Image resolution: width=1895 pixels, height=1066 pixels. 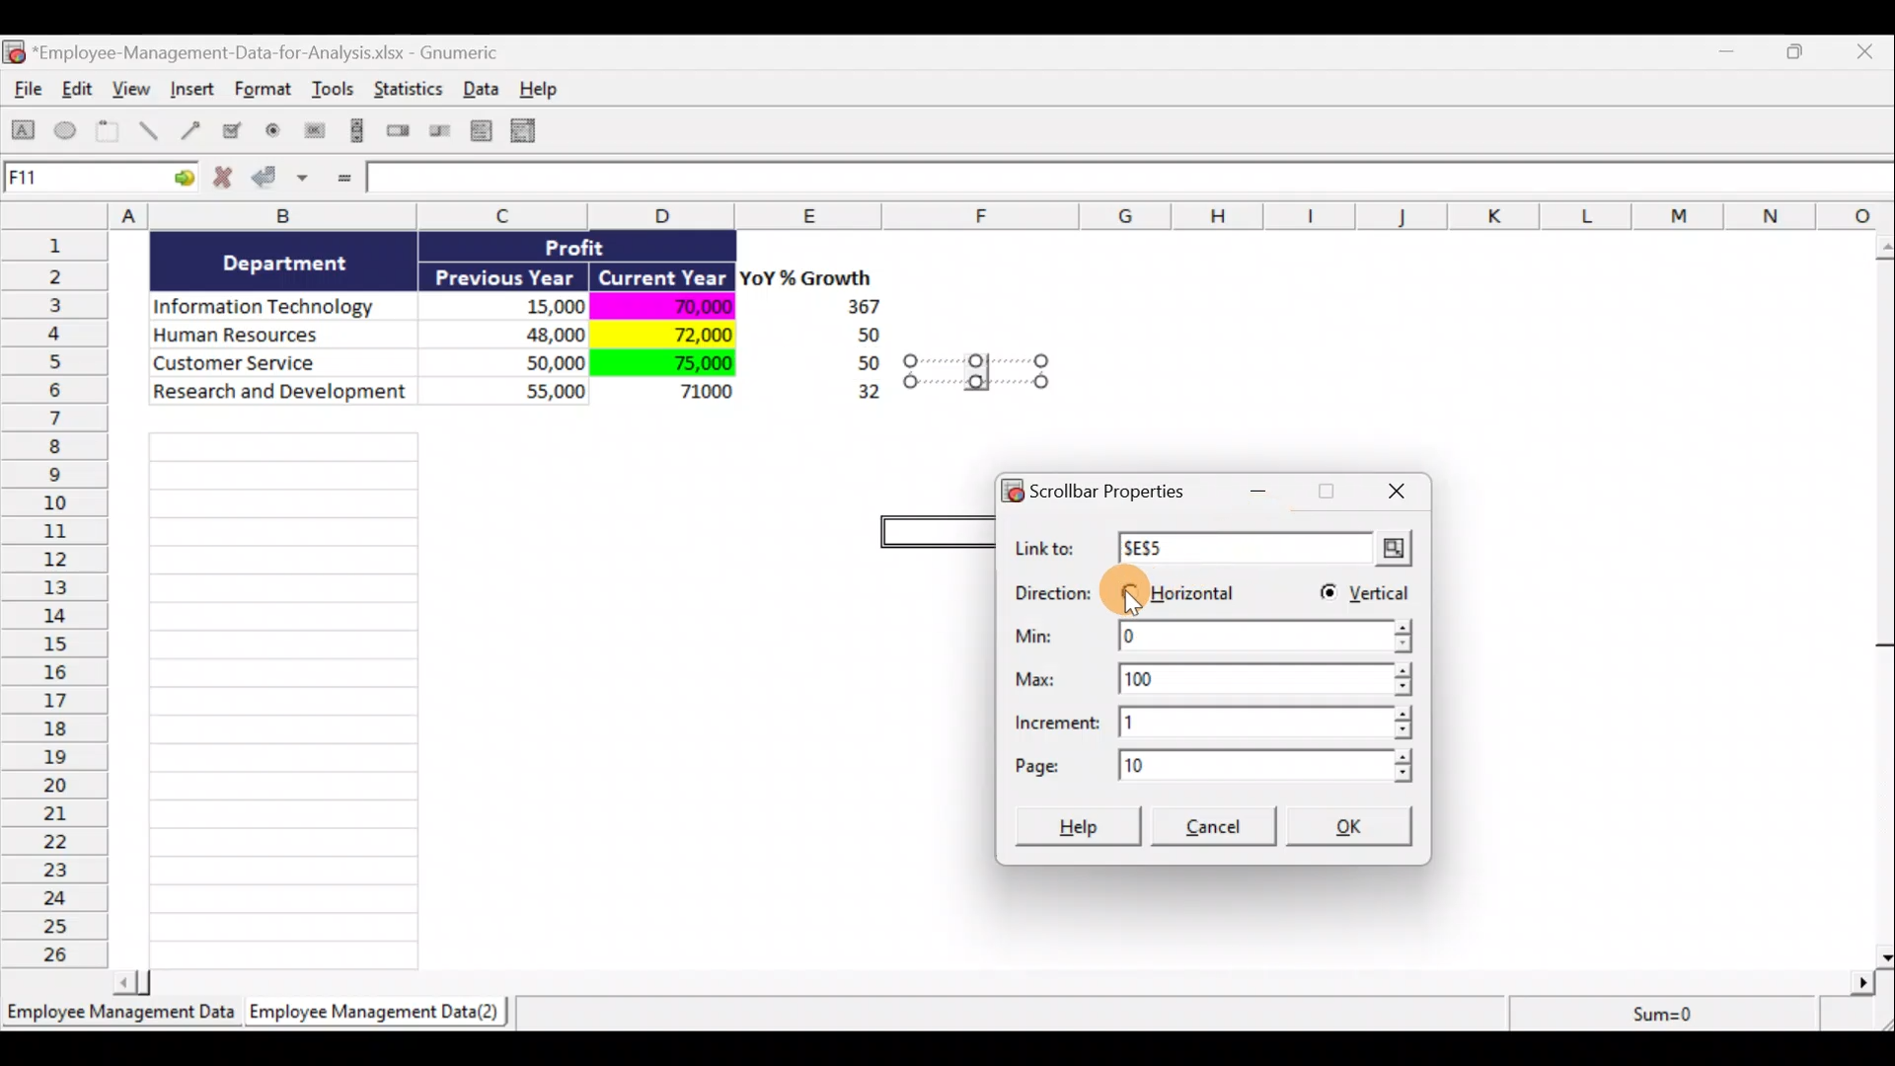 What do you see at coordinates (152, 131) in the screenshot?
I see `Create a line object` at bounding box center [152, 131].